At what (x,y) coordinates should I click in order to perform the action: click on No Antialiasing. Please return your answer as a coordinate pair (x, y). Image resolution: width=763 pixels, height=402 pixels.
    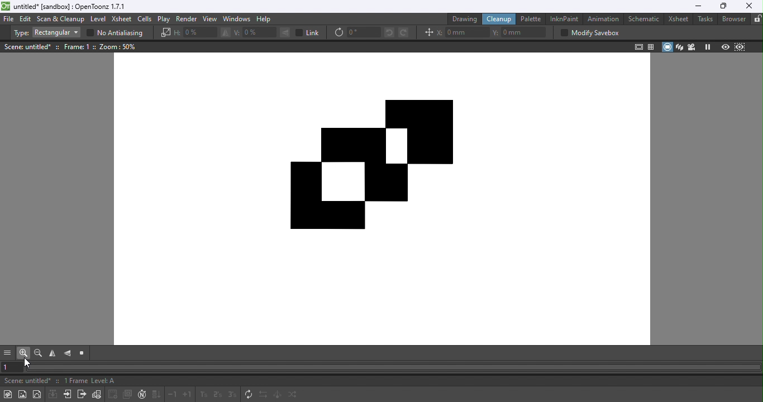
    Looking at the image, I should click on (118, 33).